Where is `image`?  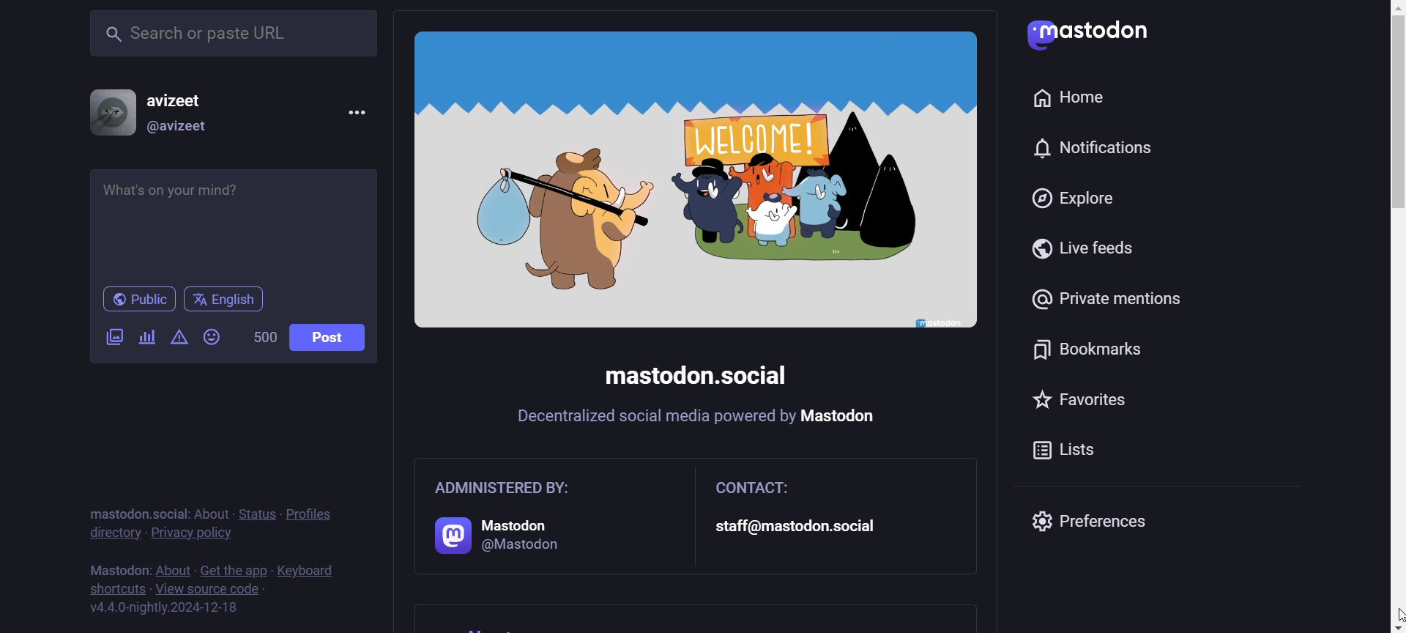 image is located at coordinates (699, 182).